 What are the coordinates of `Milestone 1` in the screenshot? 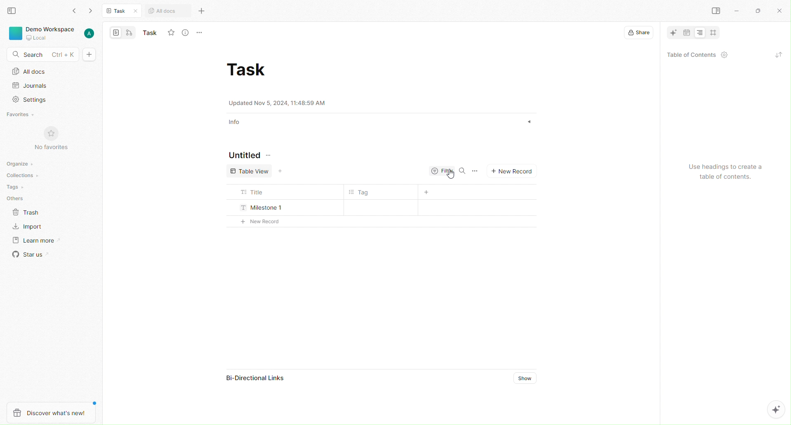 It's located at (262, 208).